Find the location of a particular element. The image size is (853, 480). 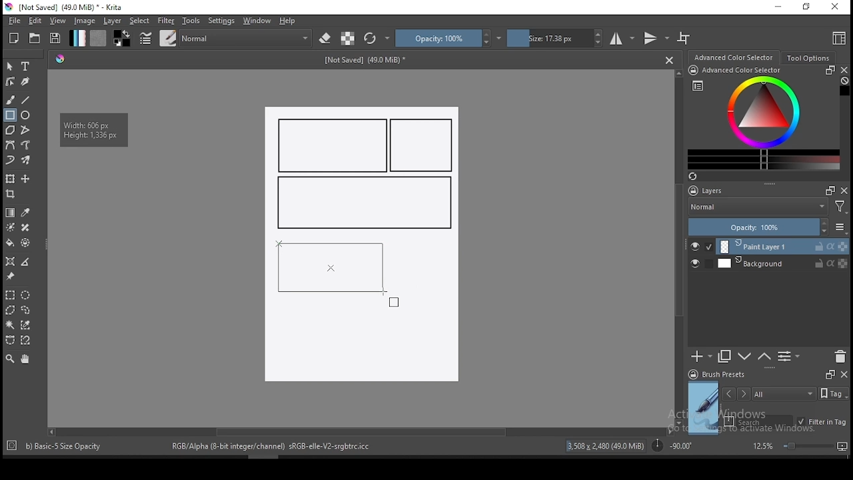

new layer is located at coordinates (702, 356).